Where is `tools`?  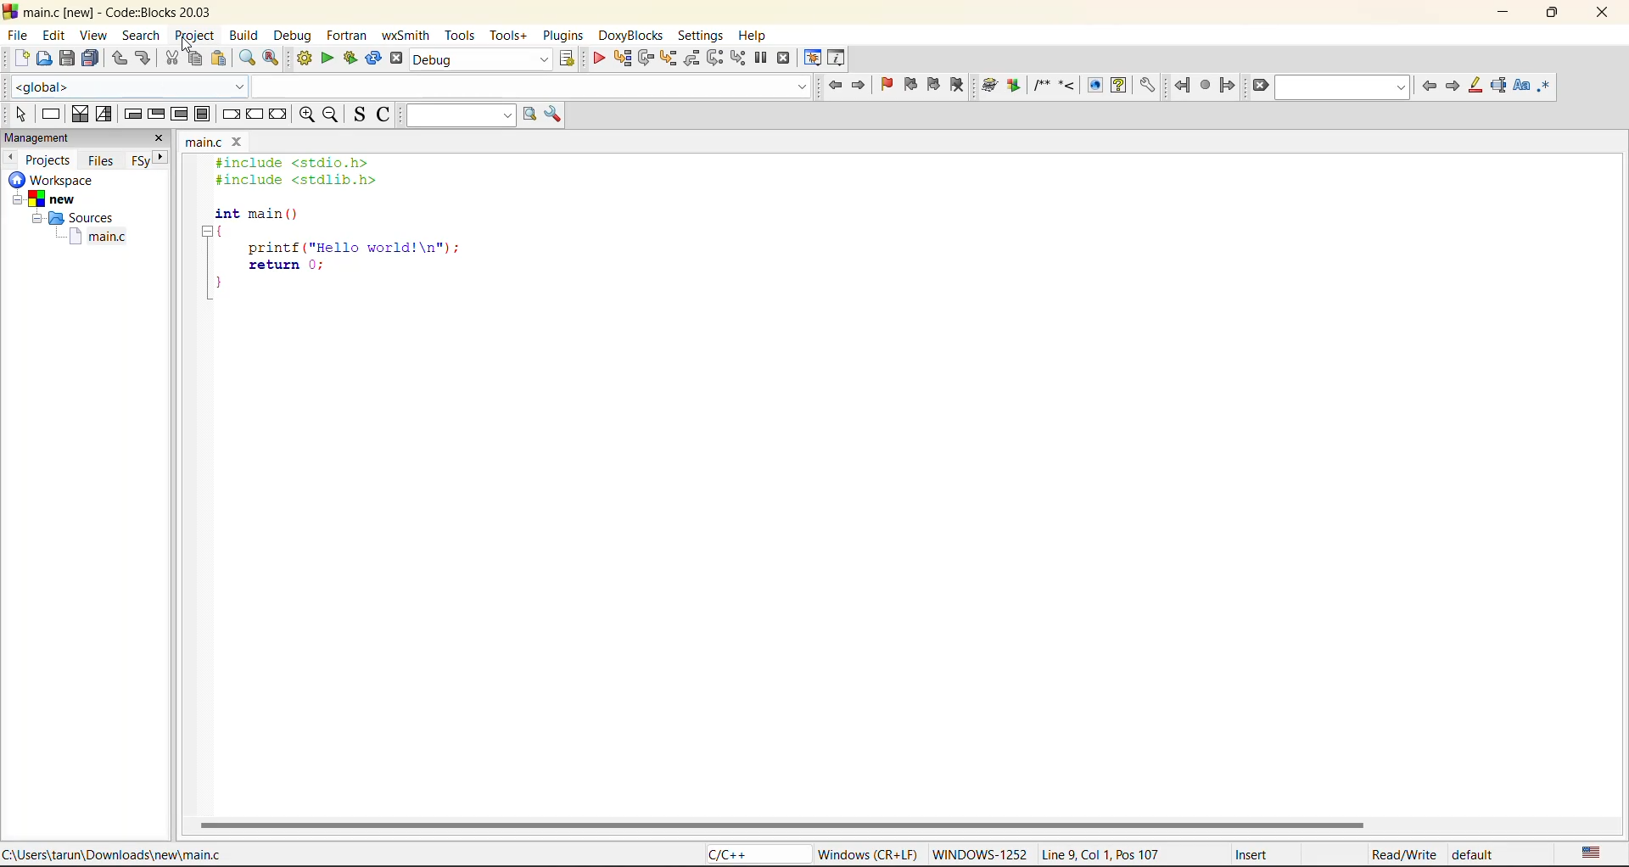
tools is located at coordinates (512, 35).